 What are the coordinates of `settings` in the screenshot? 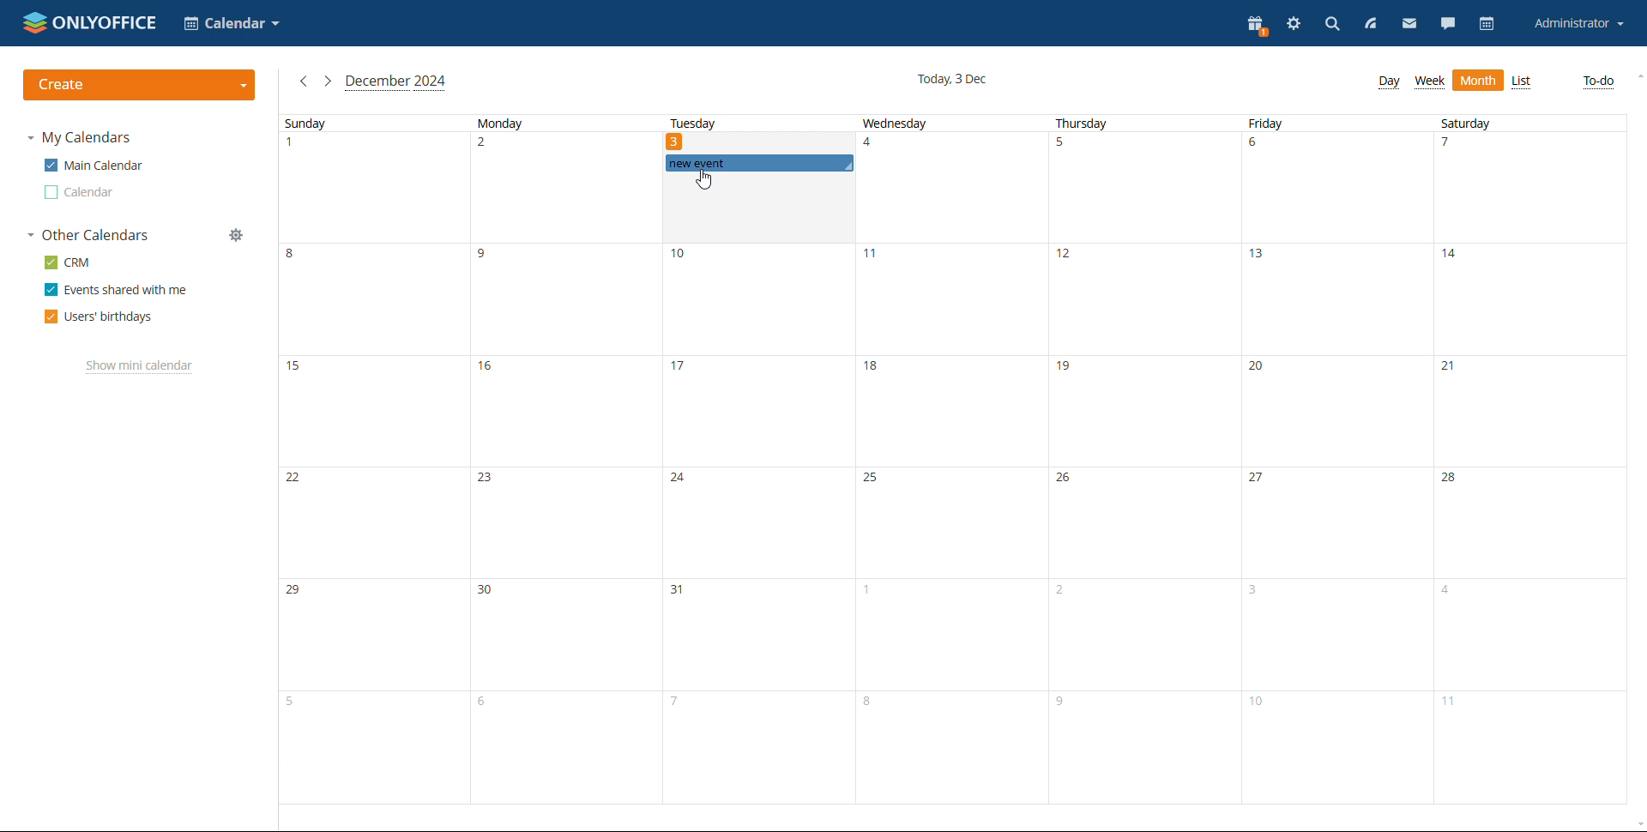 It's located at (1294, 25).